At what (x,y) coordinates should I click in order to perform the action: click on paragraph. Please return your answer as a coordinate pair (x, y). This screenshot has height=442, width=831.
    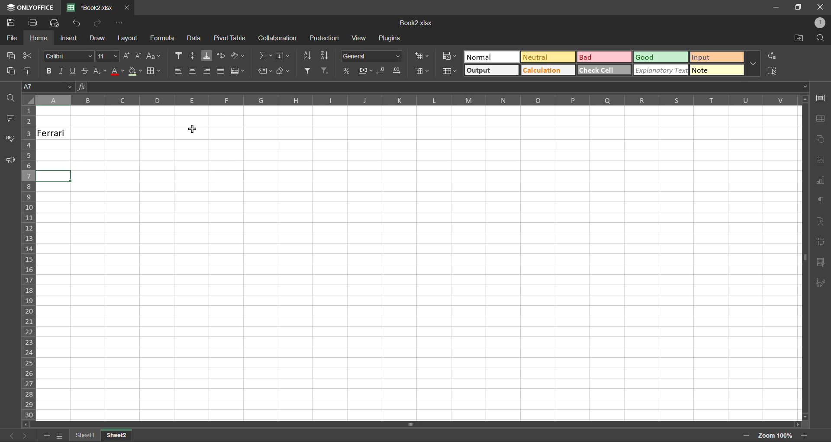
    Looking at the image, I should click on (820, 201).